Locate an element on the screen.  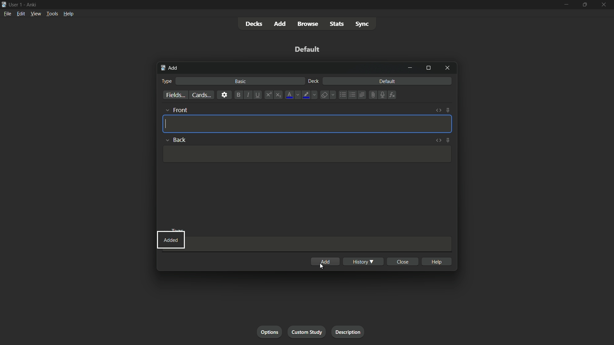
toggle sticky is located at coordinates (448, 140).